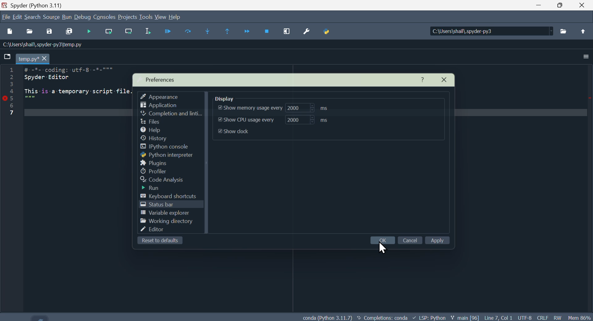 This screenshot has height=321, width=593. I want to click on Status bar, so click(158, 206).